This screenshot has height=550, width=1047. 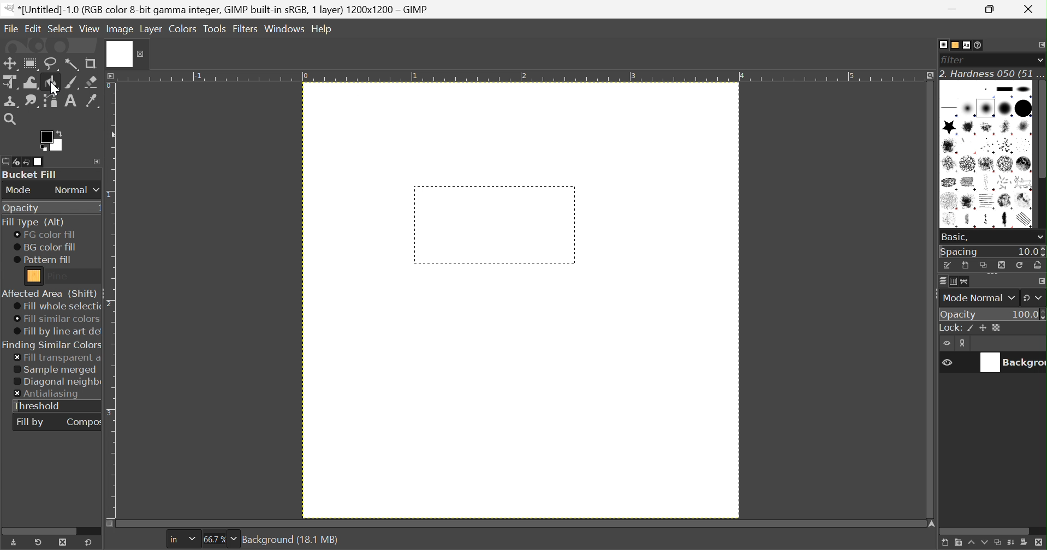 I want to click on Delete Tool Preset..., so click(x=63, y=542).